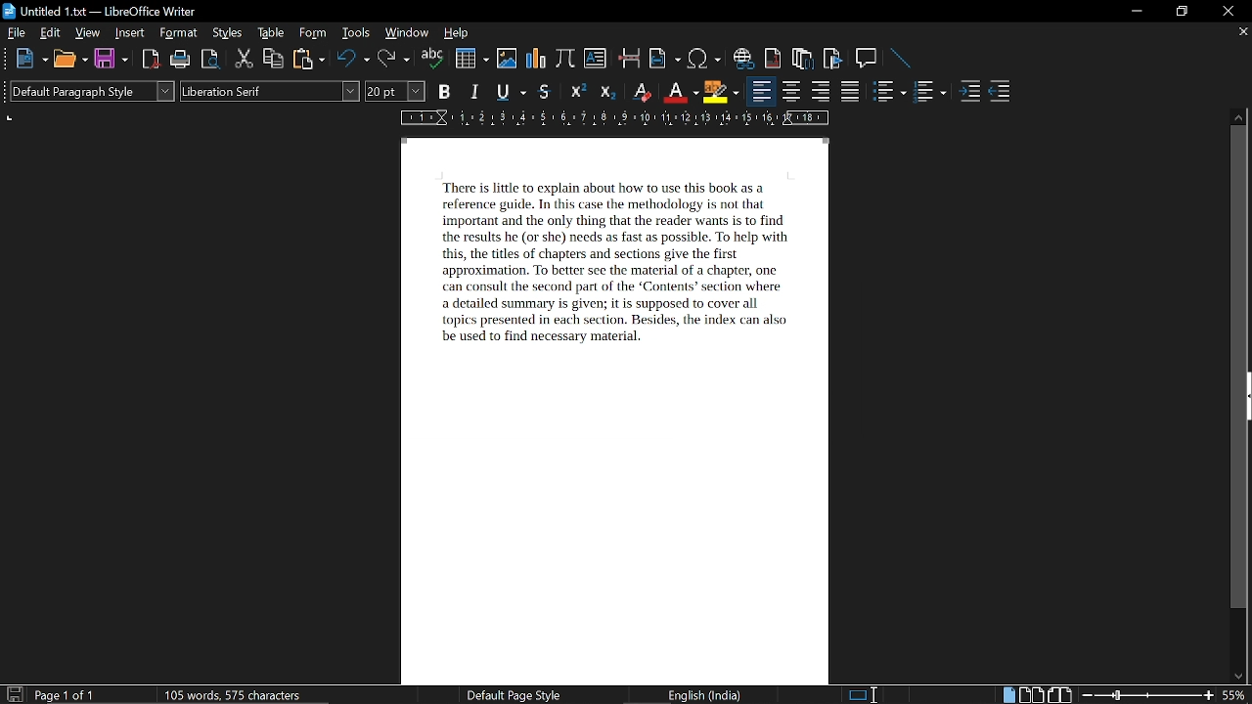  What do you see at coordinates (353, 60) in the screenshot?
I see `undo` at bounding box center [353, 60].